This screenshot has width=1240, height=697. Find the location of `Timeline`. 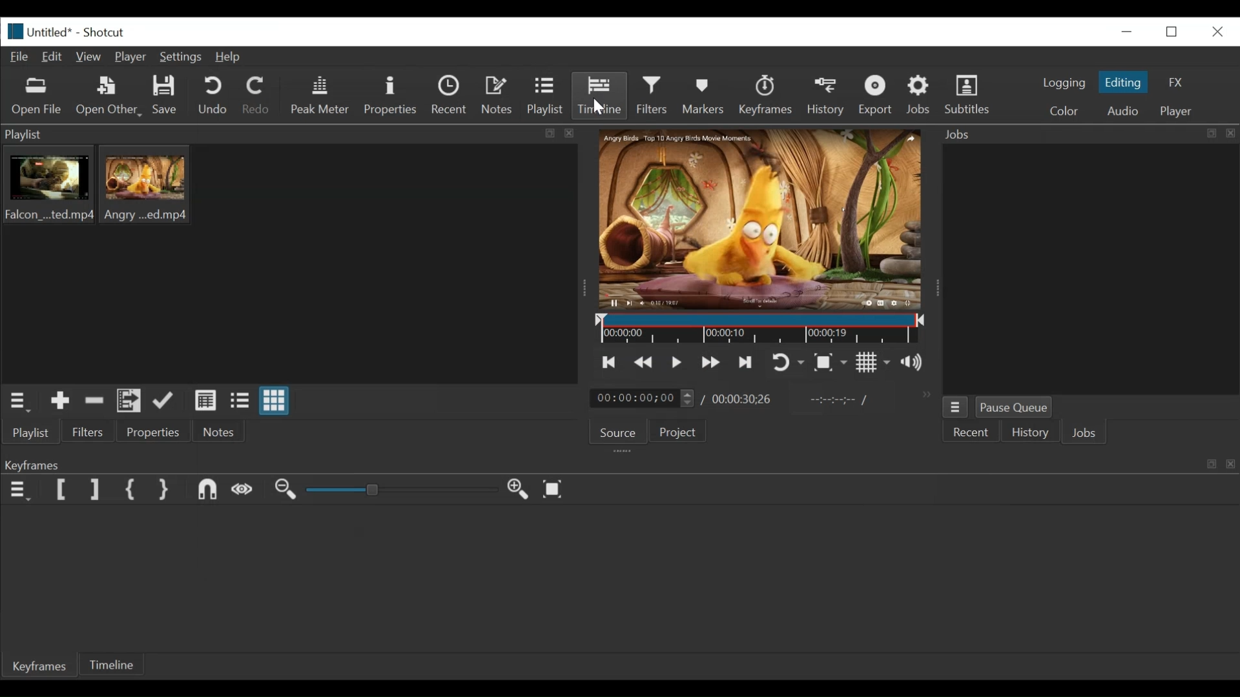

Timeline is located at coordinates (603, 99).